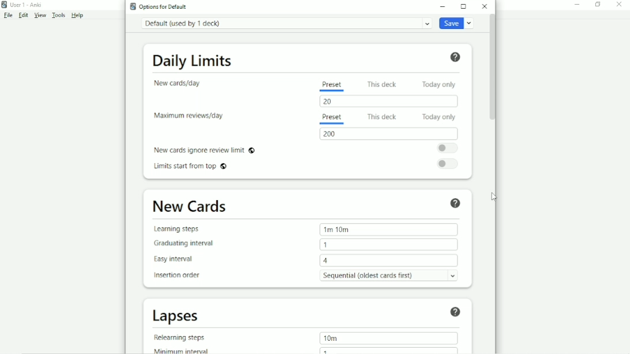 The width and height of the screenshot is (630, 354). What do you see at coordinates (382, 84) in the screenshot?
I see `This deck` at bounding box center [382, 84].